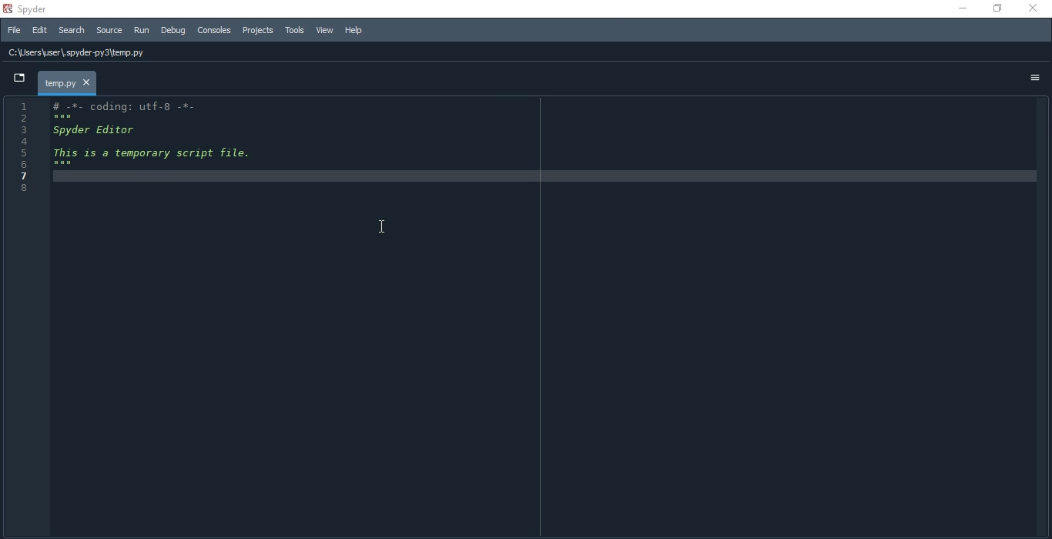 The height and width of the screenshot is (539, 1052). What do you see at coordinates (136, 152) in the screenshot?
I see `5 This 1s a temporary script file.` at bounding box center [136, 152].